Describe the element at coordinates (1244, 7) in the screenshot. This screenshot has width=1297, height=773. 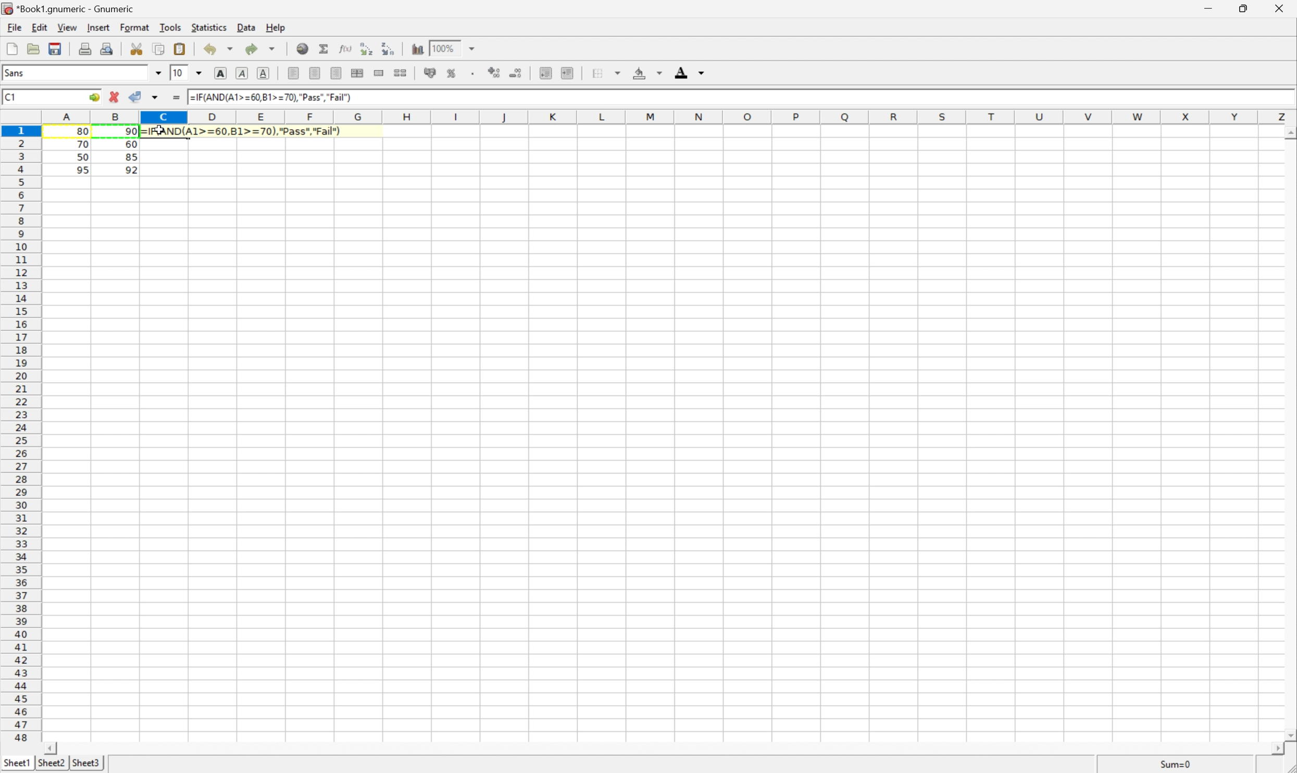
I see `Restore Down` at that location.